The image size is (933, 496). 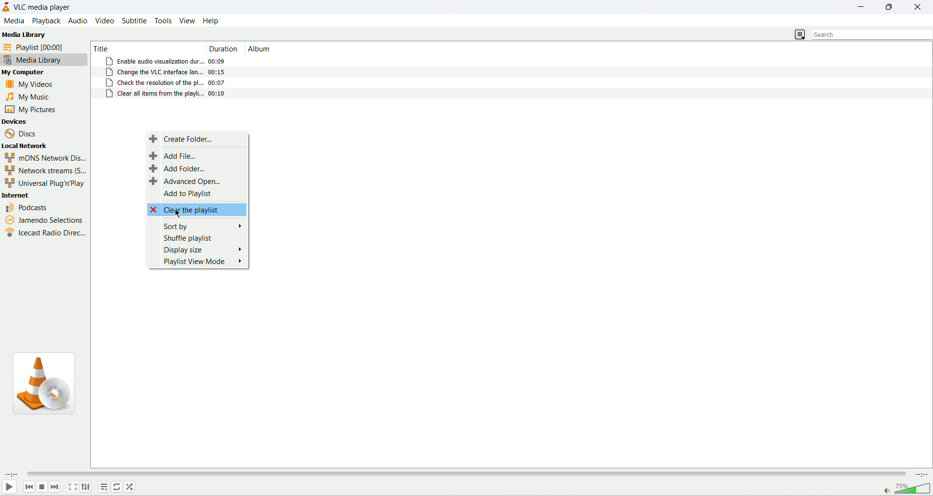 What do you see at coordinates (179, 168) in the screenshot?
I see `add folders` at bounding box center [179, 168].